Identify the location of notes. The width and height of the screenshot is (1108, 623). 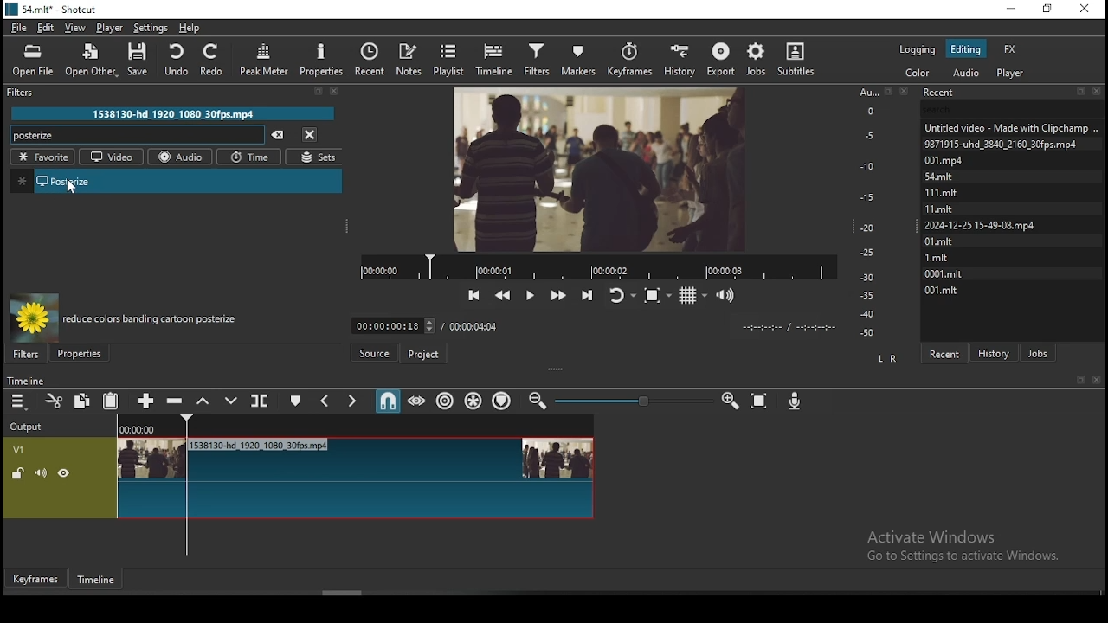
(411, 59).